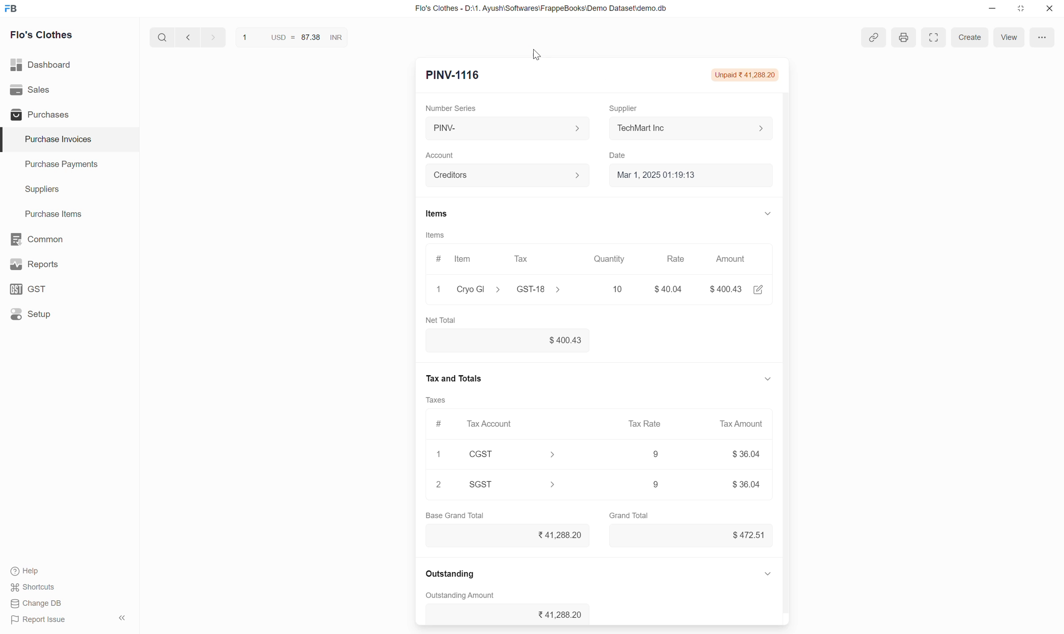 This screenshot has width=1064, height=634. I want to click on cursor, so click(541, 56).